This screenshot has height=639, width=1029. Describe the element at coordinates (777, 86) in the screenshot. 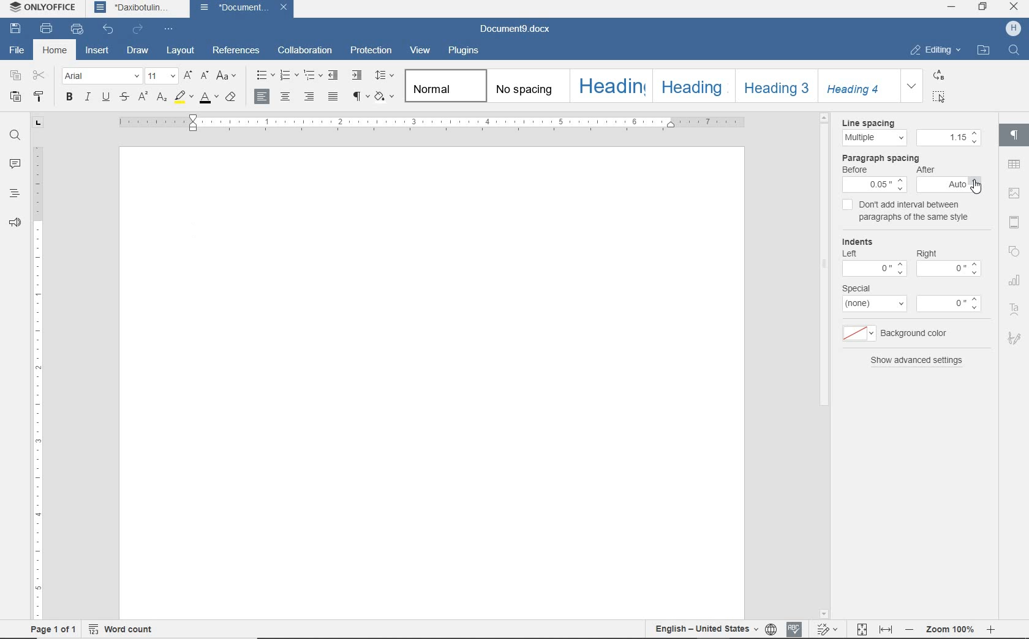

I see `Heading 3` at that location.